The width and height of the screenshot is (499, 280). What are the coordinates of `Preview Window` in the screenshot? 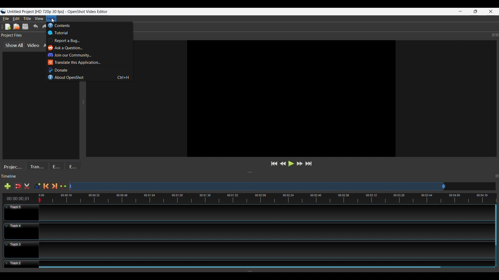 It's located at (291, 98).